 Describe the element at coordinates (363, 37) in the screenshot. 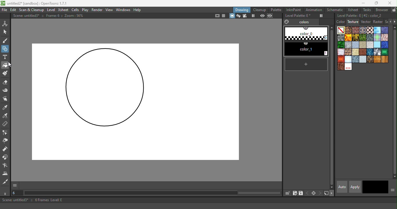

I see `Grass.bmp` at that location.